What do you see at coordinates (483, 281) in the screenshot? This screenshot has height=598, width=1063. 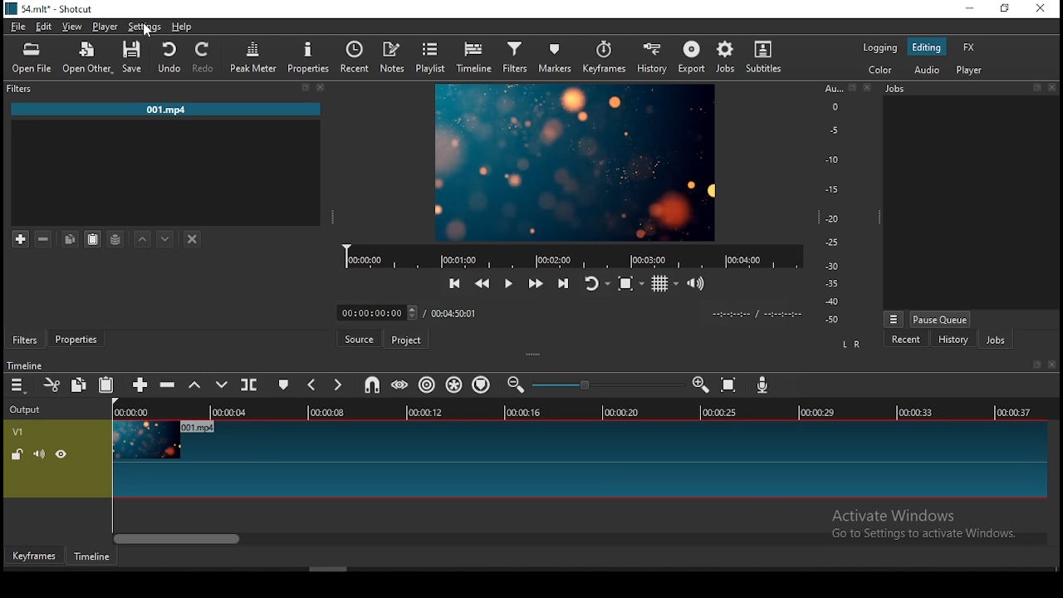 I see `play quickly backwards` at bounding box center [483, 281].